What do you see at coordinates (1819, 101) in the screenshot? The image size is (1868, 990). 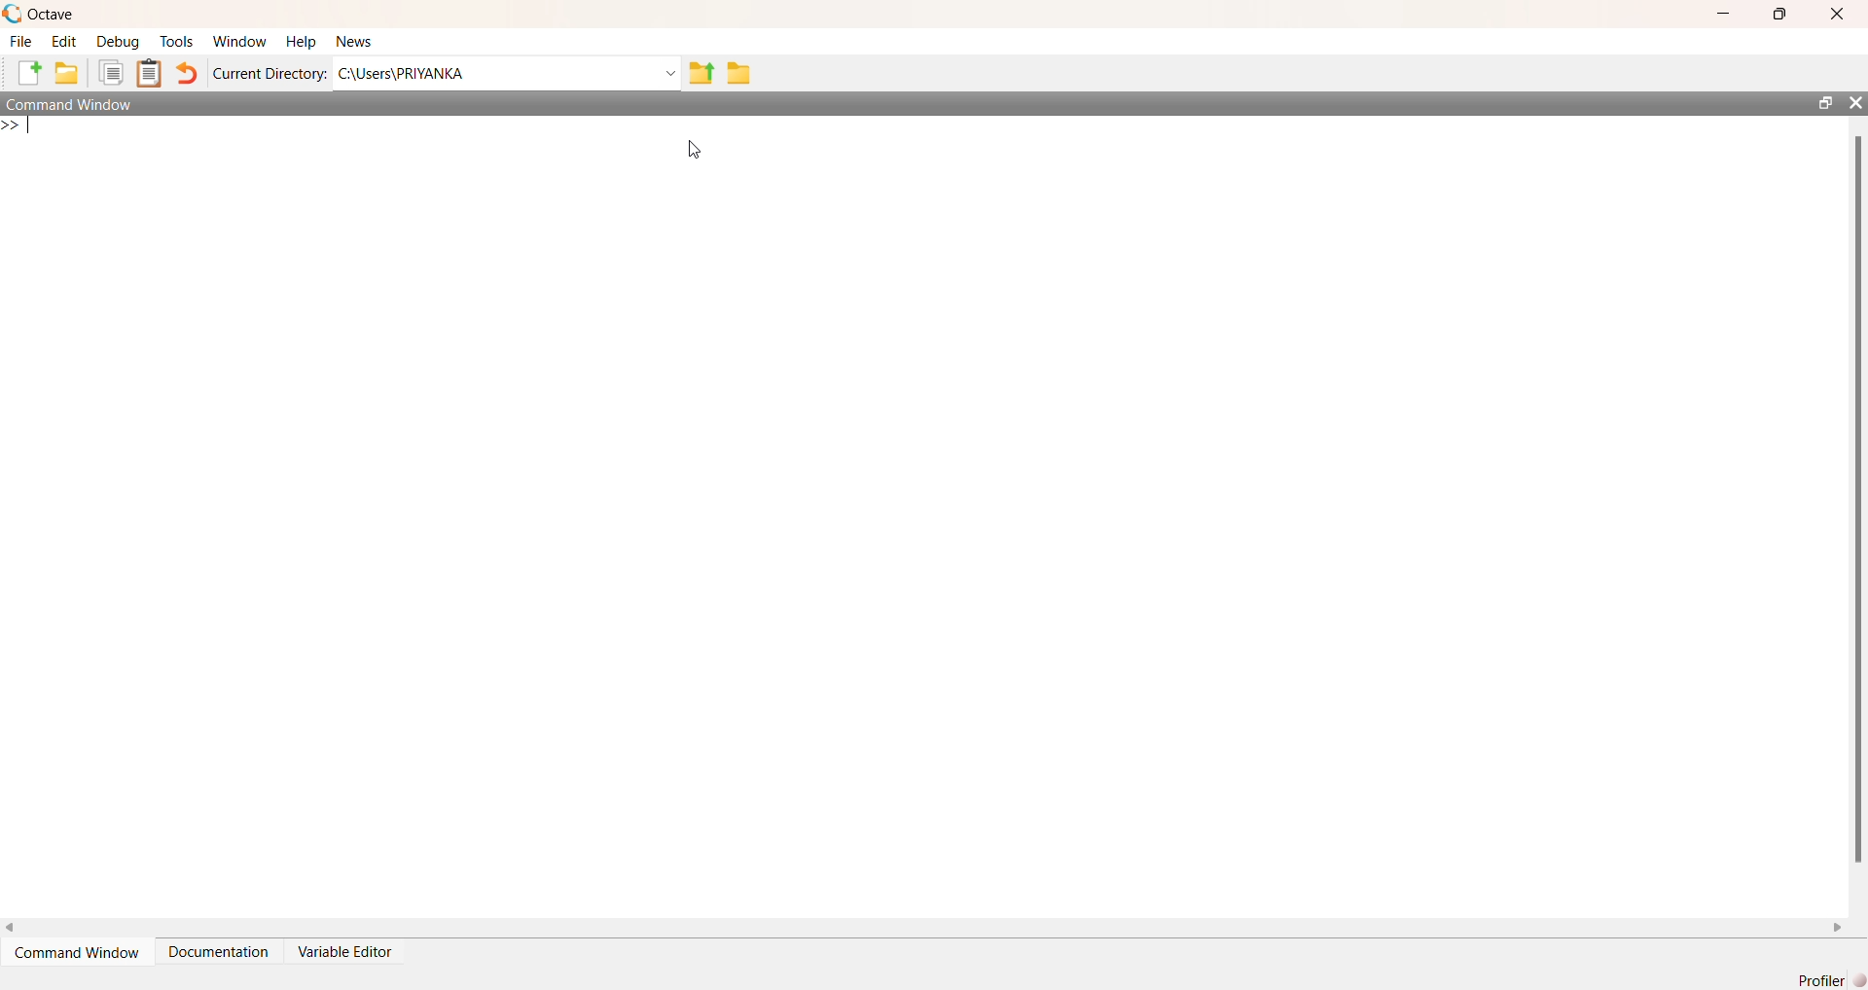 I see `maximize` at bounding box center [1819, 101].